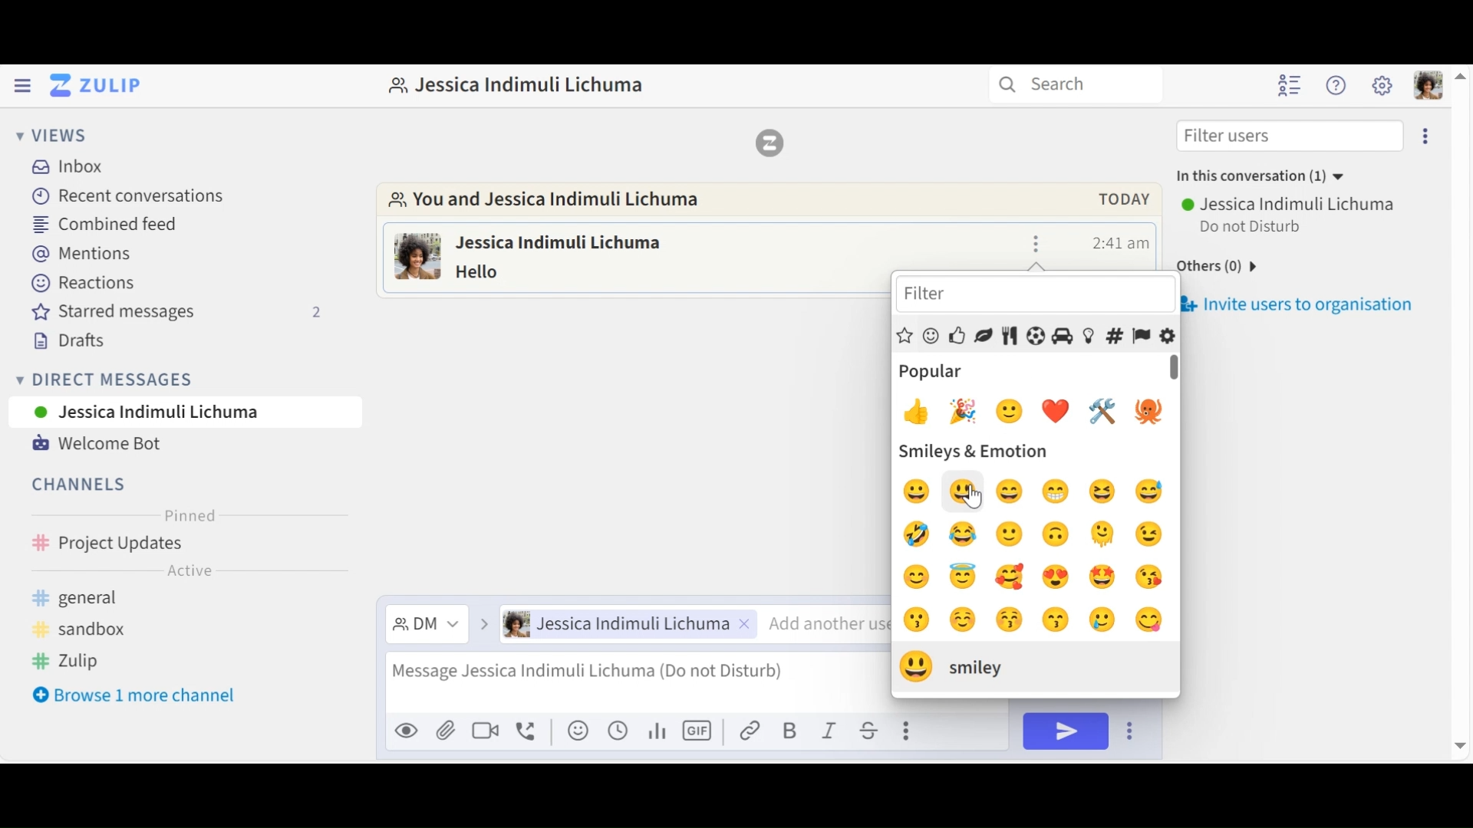 Image resolution: width=1473 pixels, height=828 pixels. I want to click on Link, so click(751, 729).